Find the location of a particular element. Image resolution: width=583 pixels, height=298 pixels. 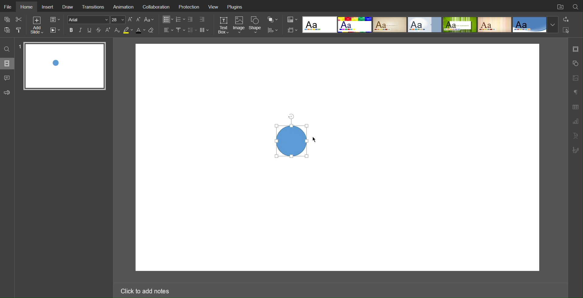

Circle is located at coordinates (291, 140).